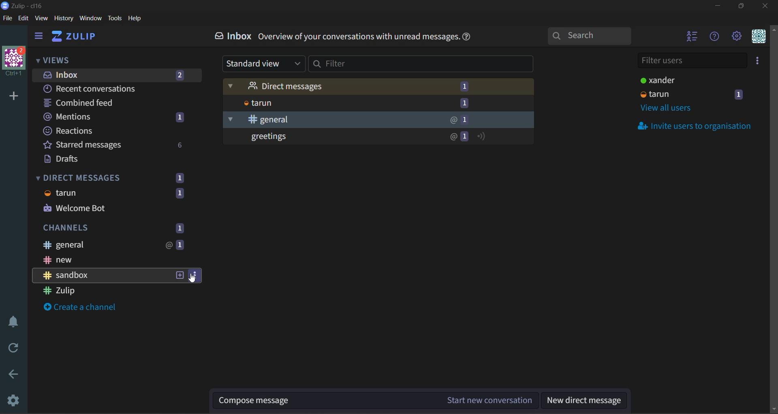 This screenshot has height=414, width=778. I want to click on Direct Message, so click(378, 86).